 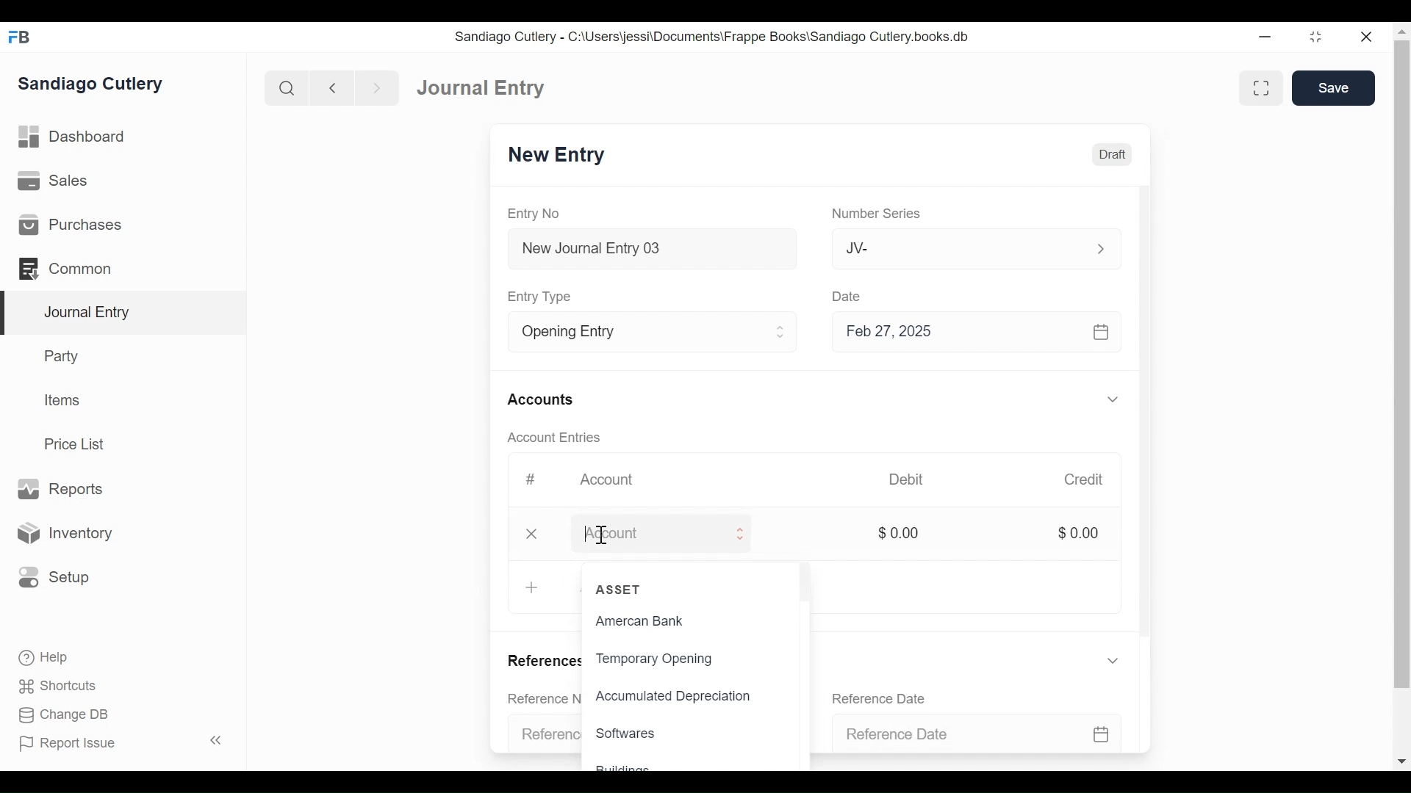 What do you see at coordinates (536, 214) in the screenshot?
I see `Entry No` at bounding box center [536, 214].